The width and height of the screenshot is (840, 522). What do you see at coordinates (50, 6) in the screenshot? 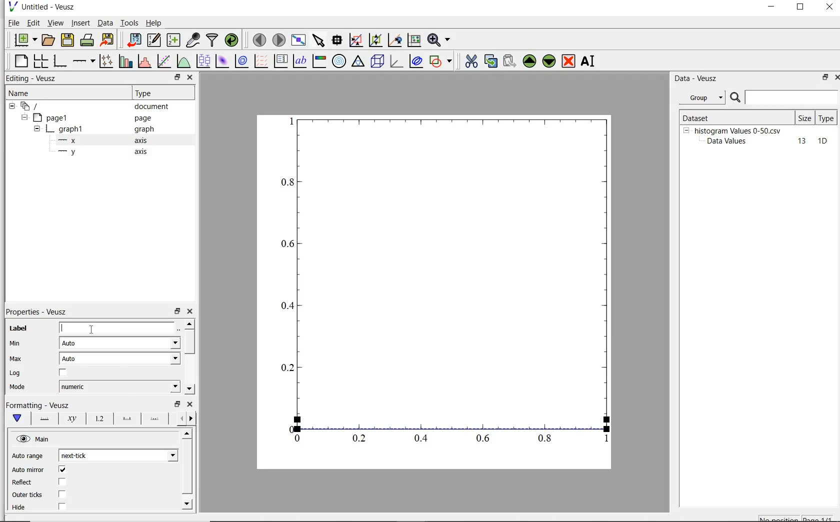
I see `Untitled - Veusz` at bounding box center [50, 6].